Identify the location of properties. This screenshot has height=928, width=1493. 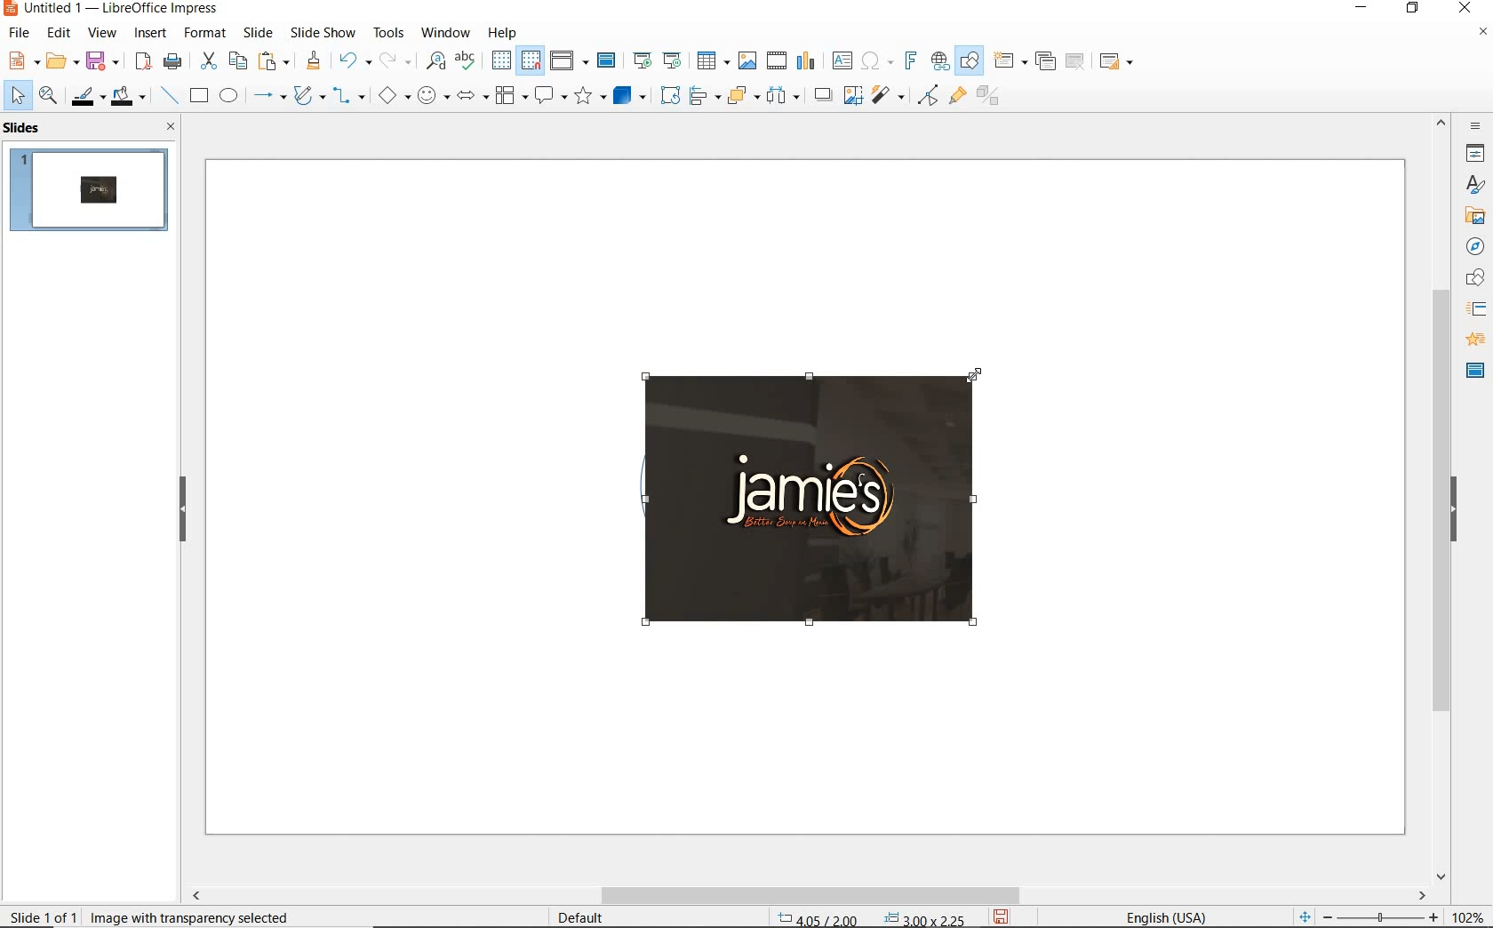
(1473, 153).